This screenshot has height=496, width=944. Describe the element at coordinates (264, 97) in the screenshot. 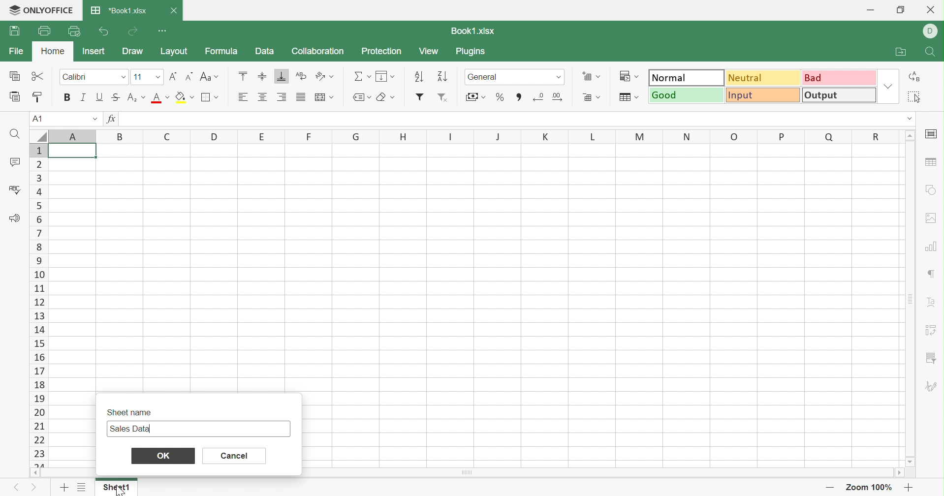

I see `Align Center` at that location.